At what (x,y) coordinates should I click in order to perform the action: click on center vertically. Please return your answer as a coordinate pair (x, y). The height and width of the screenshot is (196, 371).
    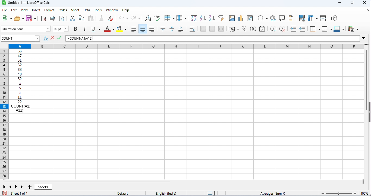
    Looking at the image, I should click on (172, 29).